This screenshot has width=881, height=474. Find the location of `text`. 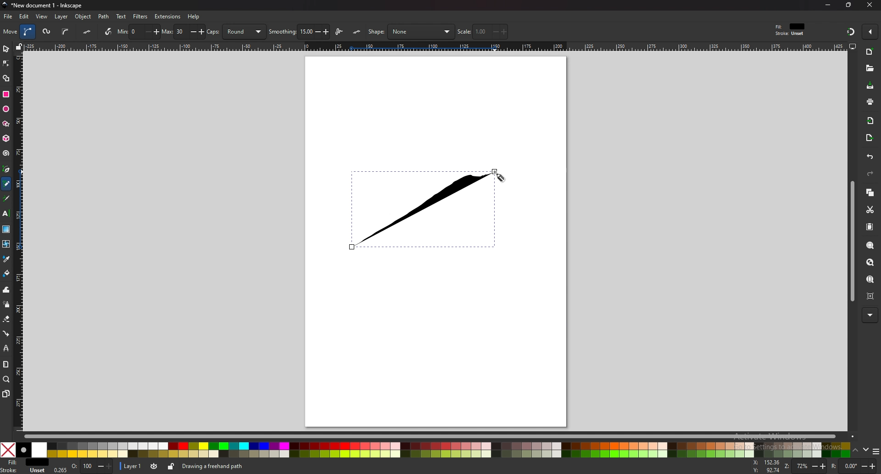

text is located at coordinates (6, 213).